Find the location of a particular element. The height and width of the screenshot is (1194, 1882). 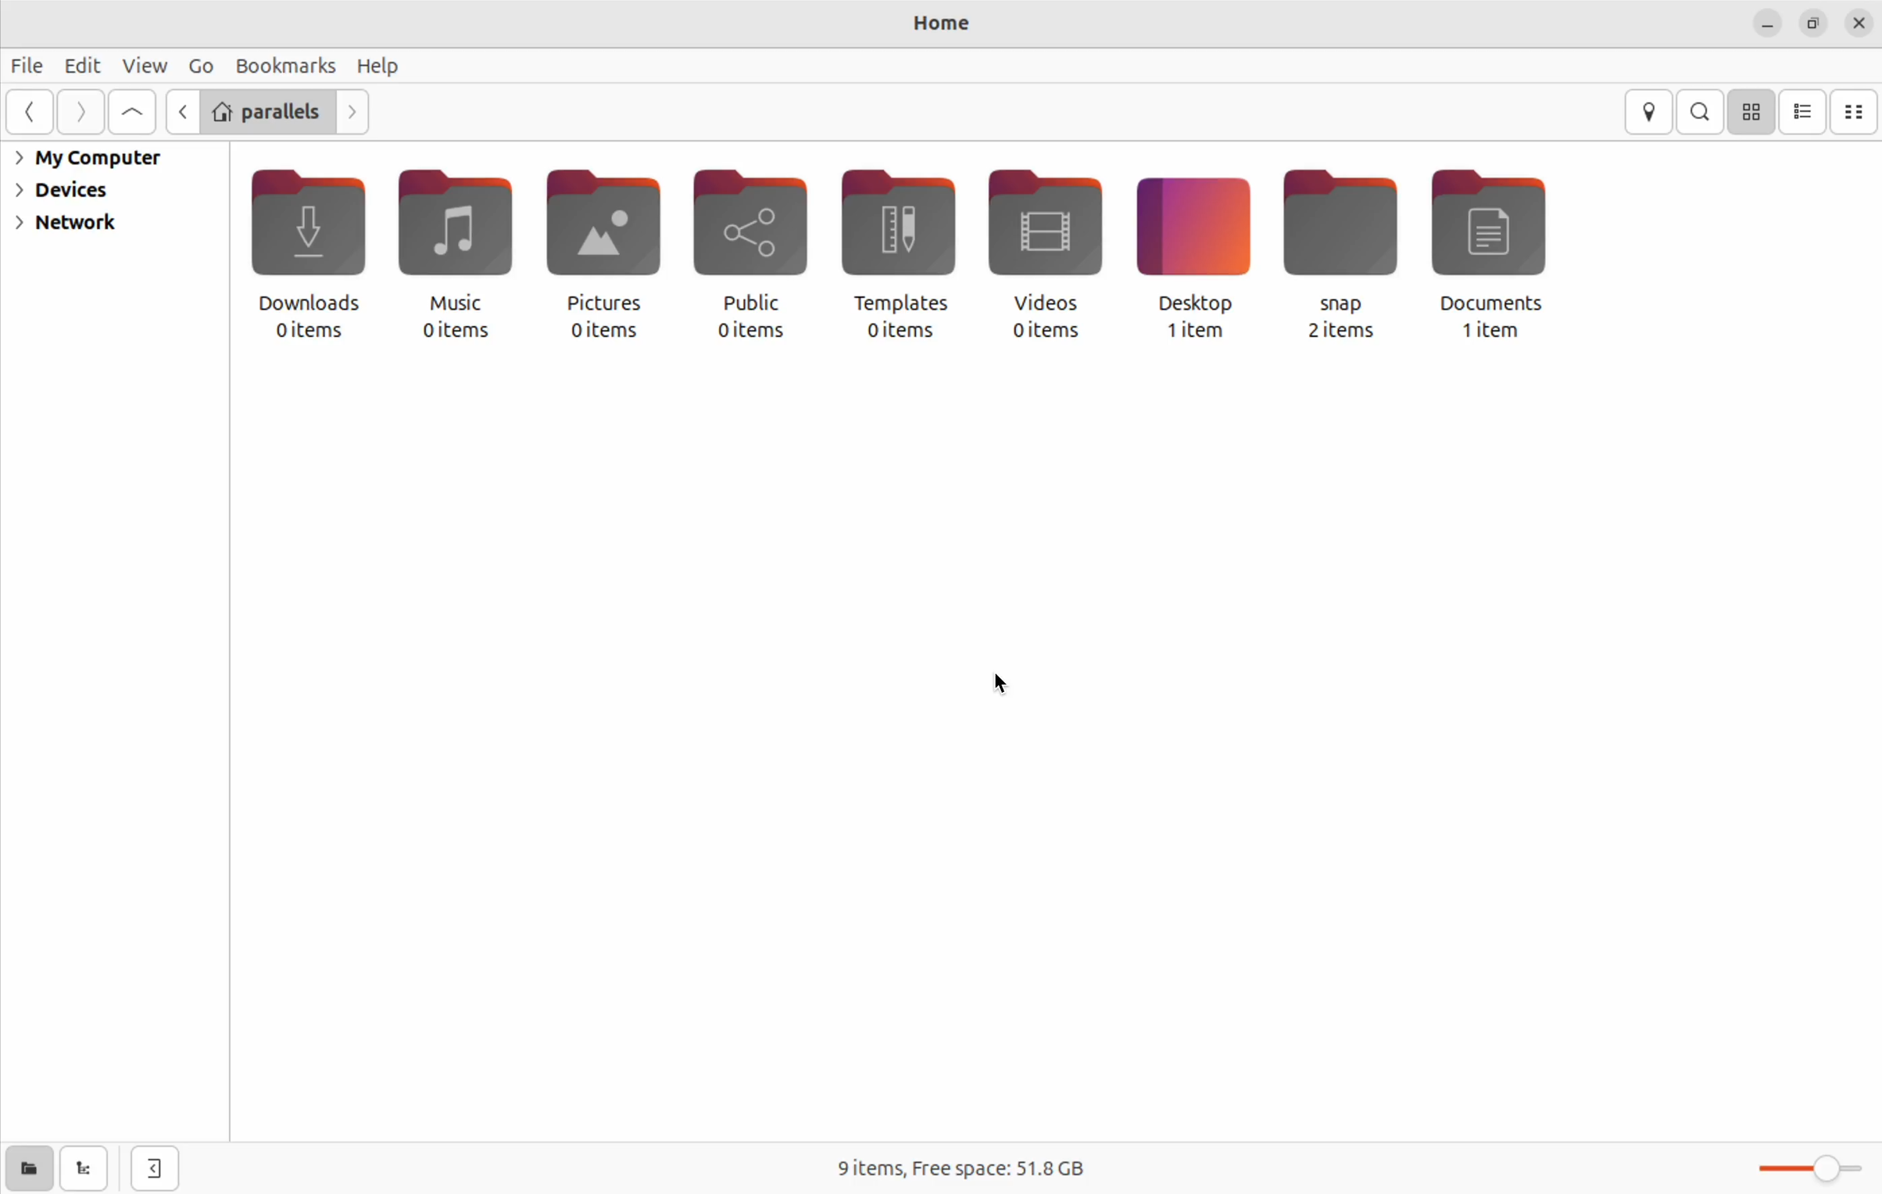

bookmarks is located at coordinates (286, 64).